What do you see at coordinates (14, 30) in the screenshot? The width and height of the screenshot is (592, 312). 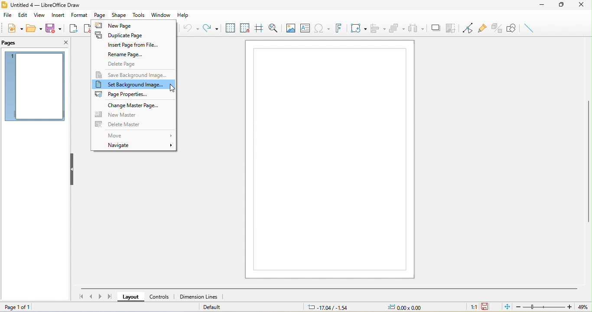 I see `new` at bounding box center [14, 30].